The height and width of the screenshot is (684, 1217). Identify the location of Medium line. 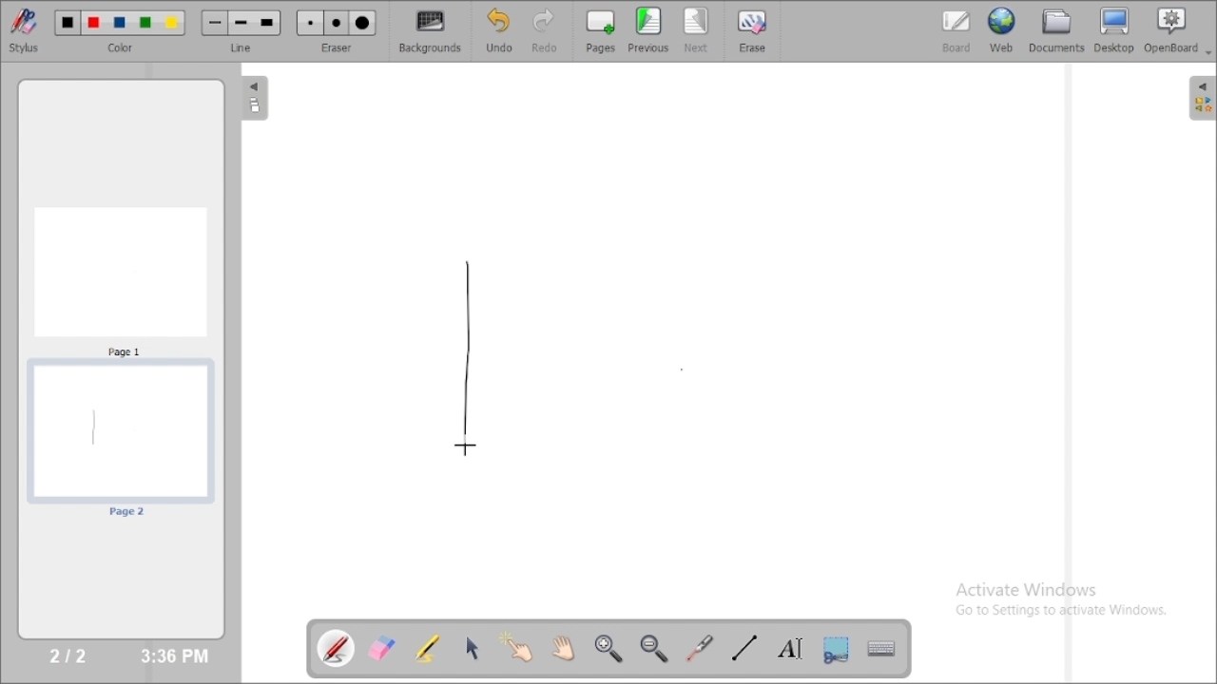
(242, 23).